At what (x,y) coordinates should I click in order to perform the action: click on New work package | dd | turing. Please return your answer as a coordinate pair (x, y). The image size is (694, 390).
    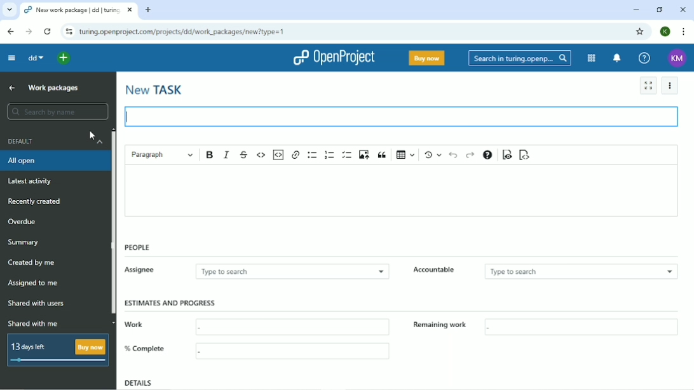
    Looking at the image, I should click on (72, 11).